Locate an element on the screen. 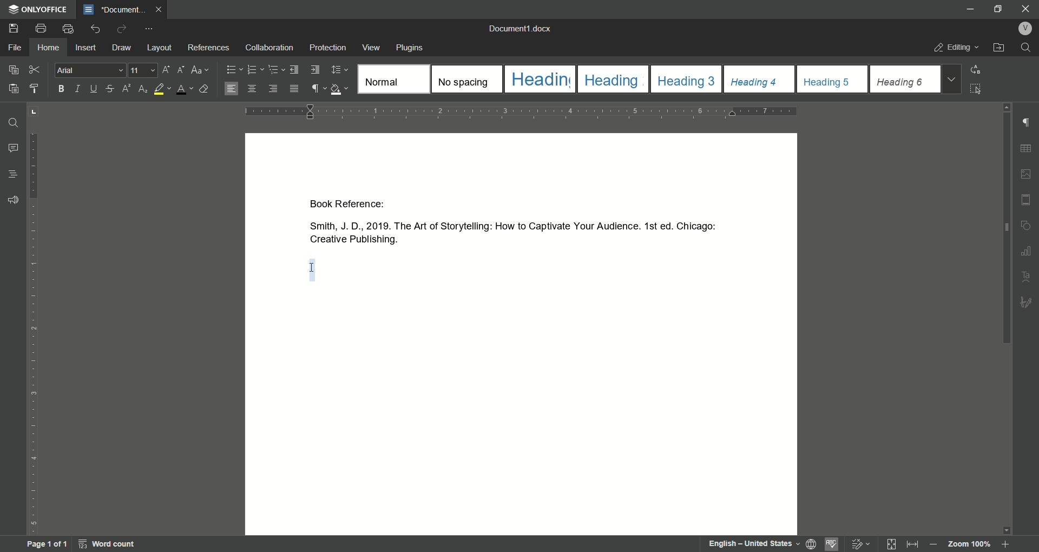  hide window is located at coordinates (968, 9).